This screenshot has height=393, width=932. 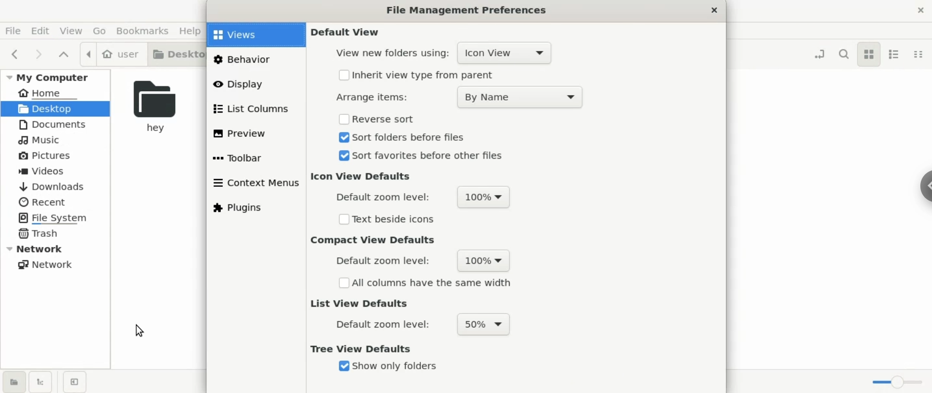 I want to click on text beside checkbox, so click(x=394, y=220).